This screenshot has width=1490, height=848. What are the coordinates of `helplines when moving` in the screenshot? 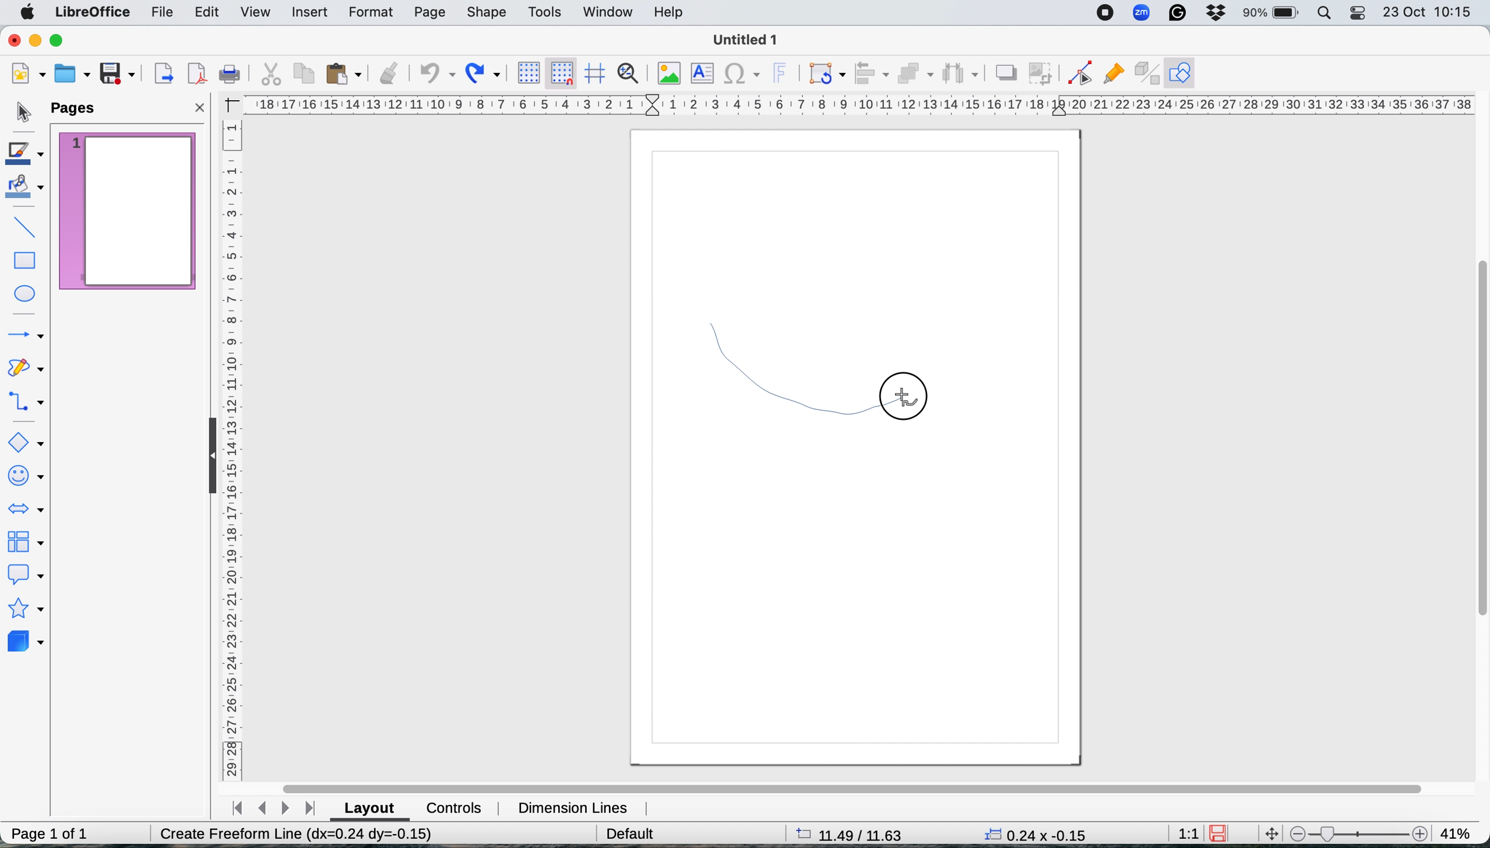 It's located at (594, 74).